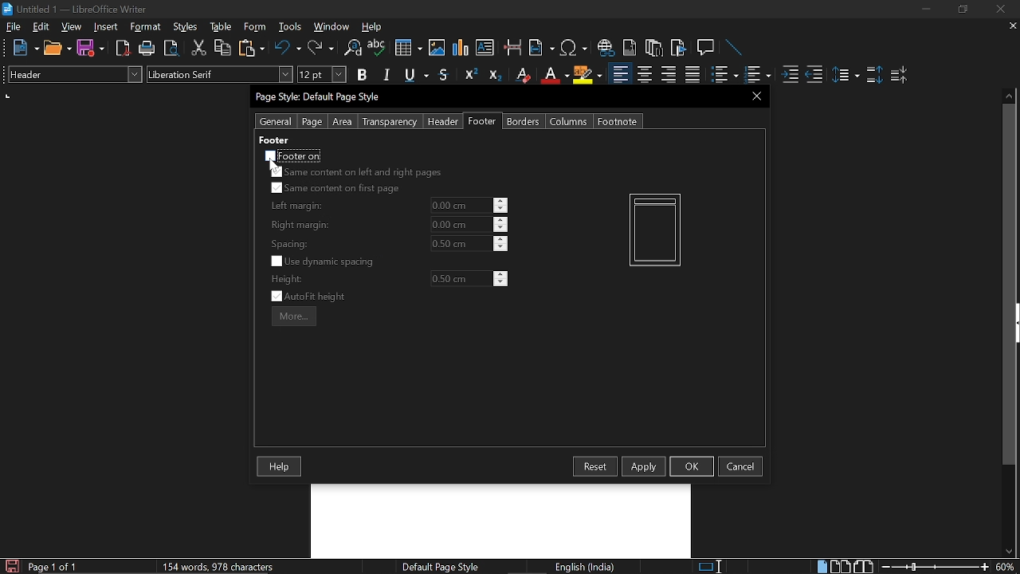 This screenshot has width=1020, height=574. What do you see at coordinates (280, 467) in the screenshot?
I see `Help` at bounding box center [280, 467].